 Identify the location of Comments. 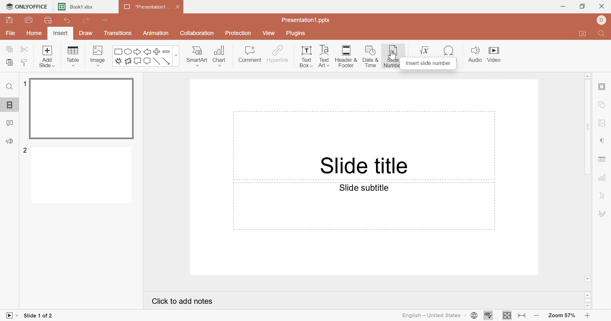
(10, 123).